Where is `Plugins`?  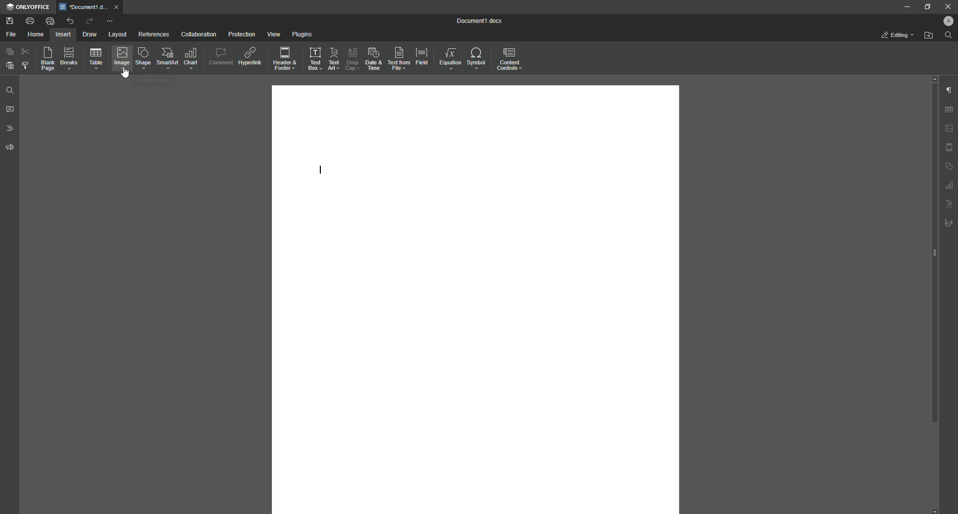 Plugins is located at coordinates (303, 34).